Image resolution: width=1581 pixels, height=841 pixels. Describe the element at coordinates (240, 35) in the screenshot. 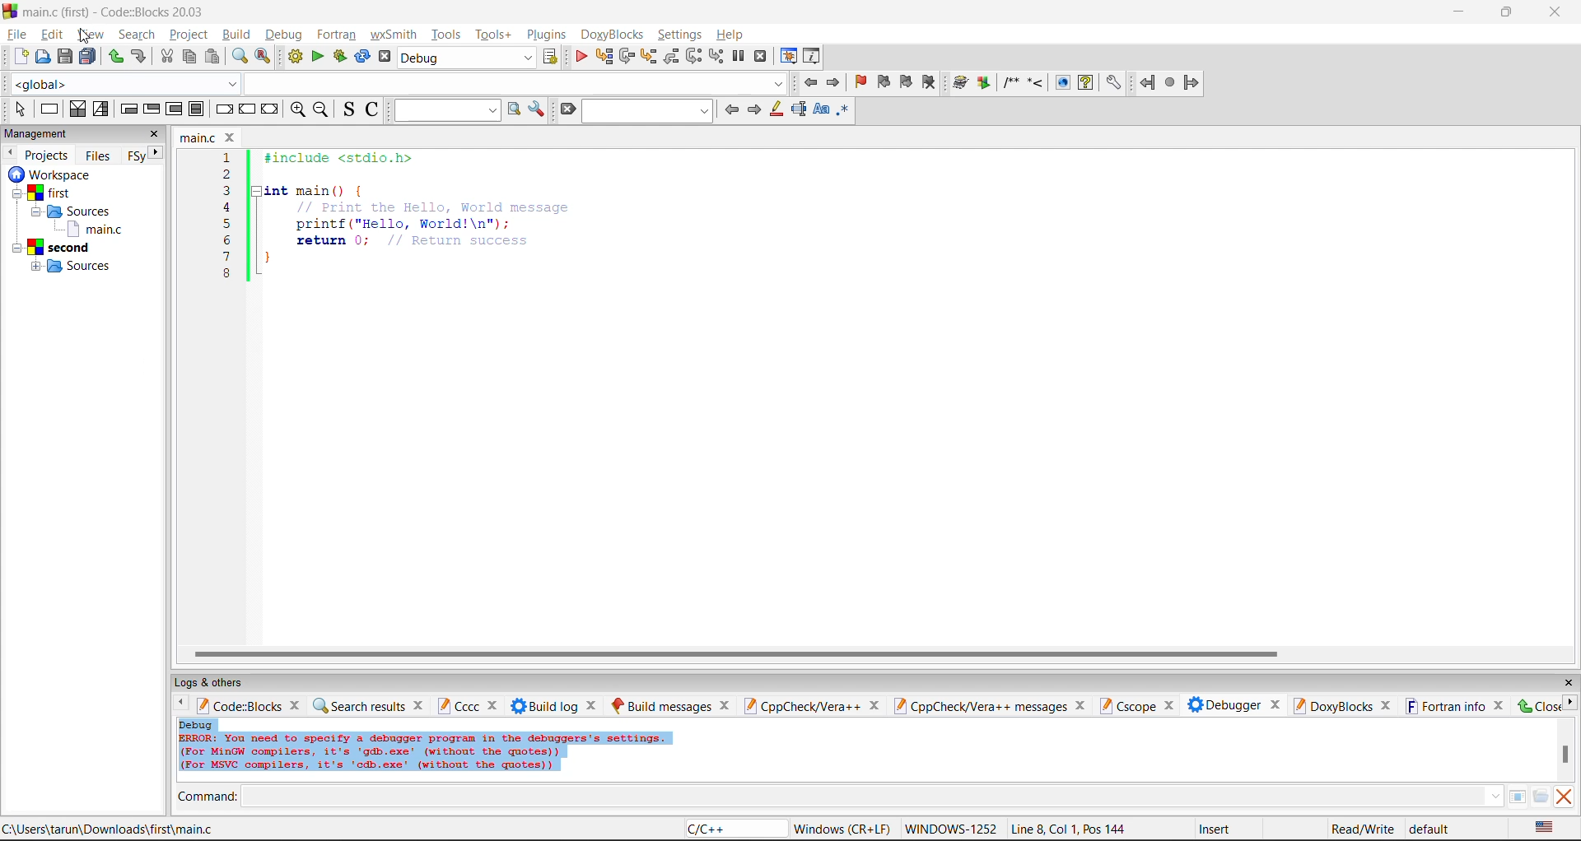

I see `build` at that location.